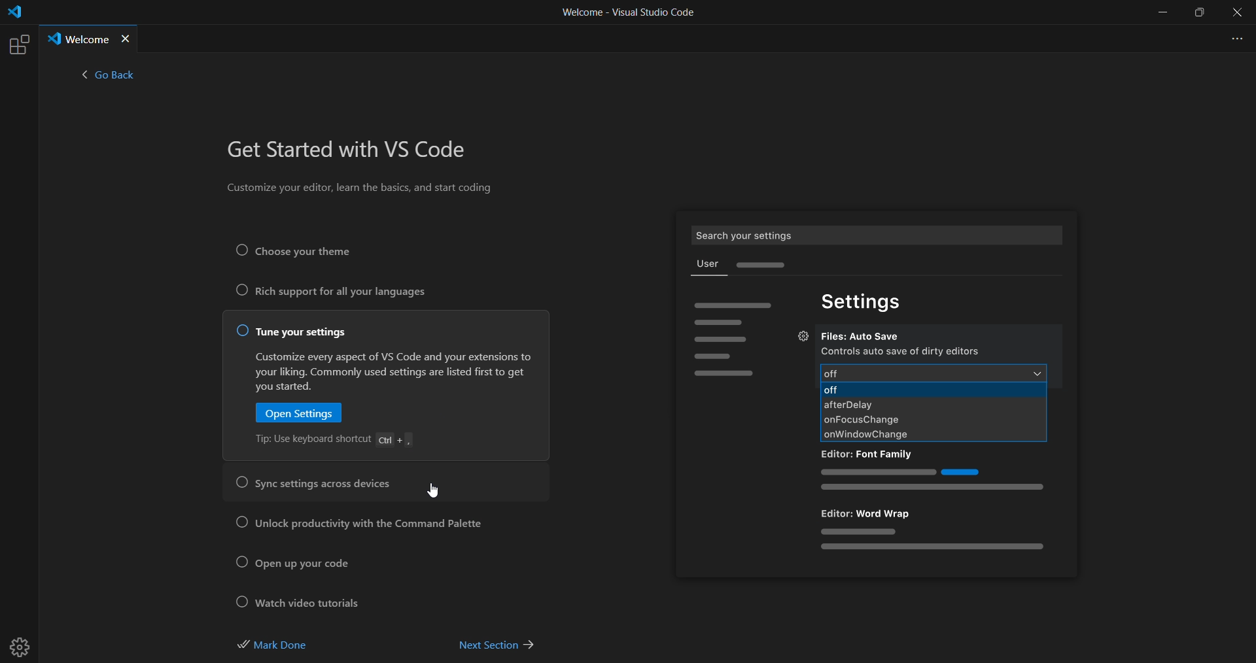 The width and height of the screenshot is (1256, 663). I want to click on sample, so click(763, 266).